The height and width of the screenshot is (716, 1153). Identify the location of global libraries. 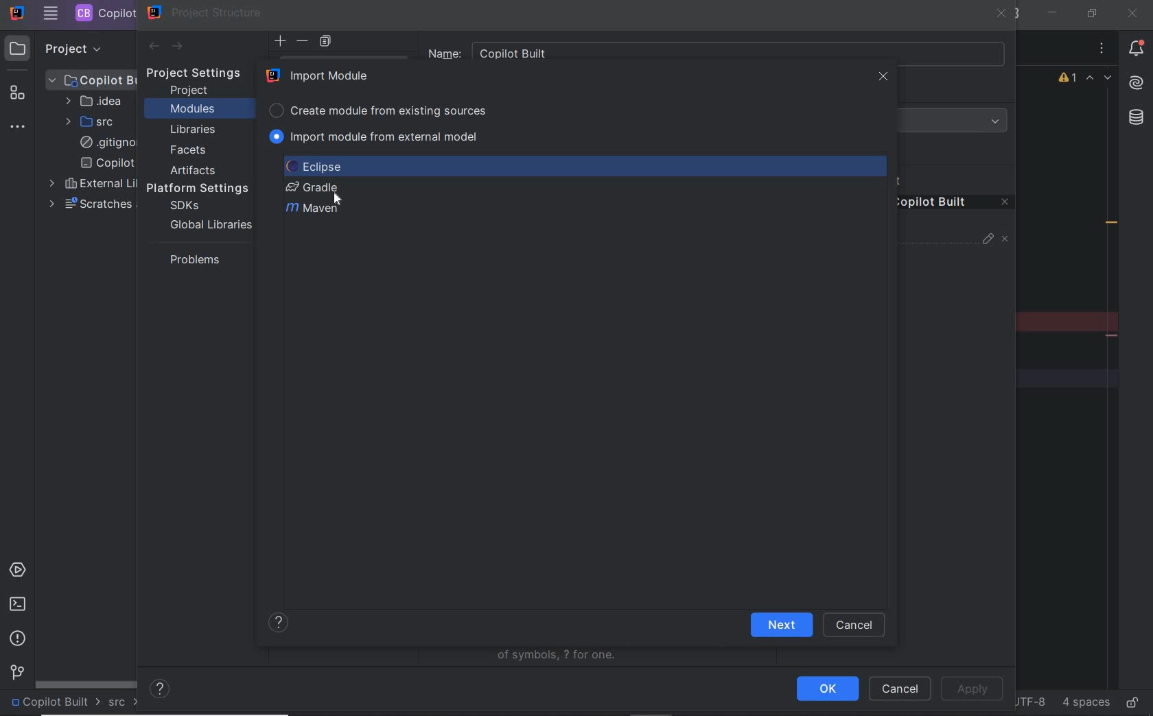
(209, 224).